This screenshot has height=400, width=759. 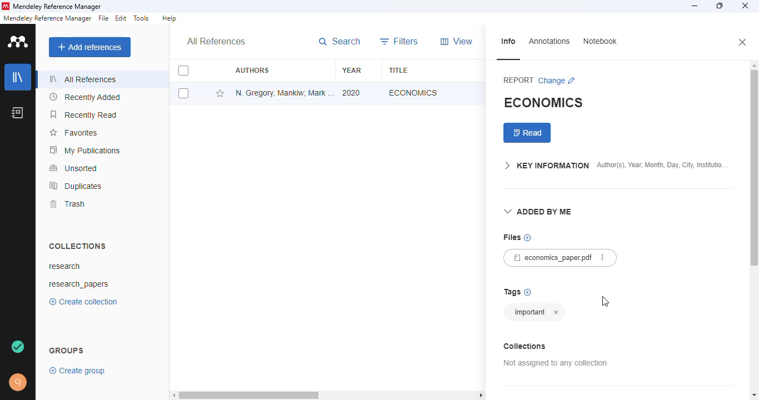 I want to click on add references, so click(x=90, y=47).